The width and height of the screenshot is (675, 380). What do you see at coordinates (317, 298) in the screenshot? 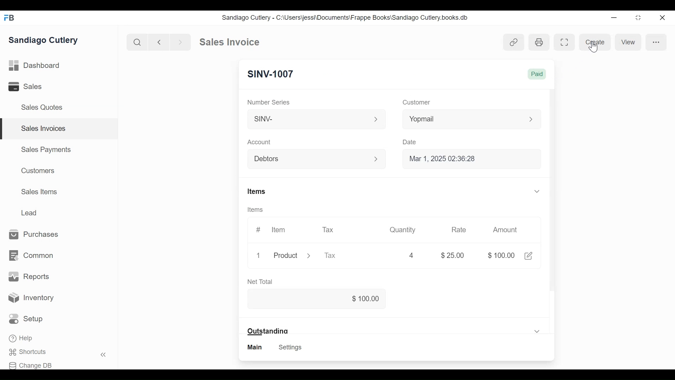
I see `$100.00` at bounding box center [317, 298].